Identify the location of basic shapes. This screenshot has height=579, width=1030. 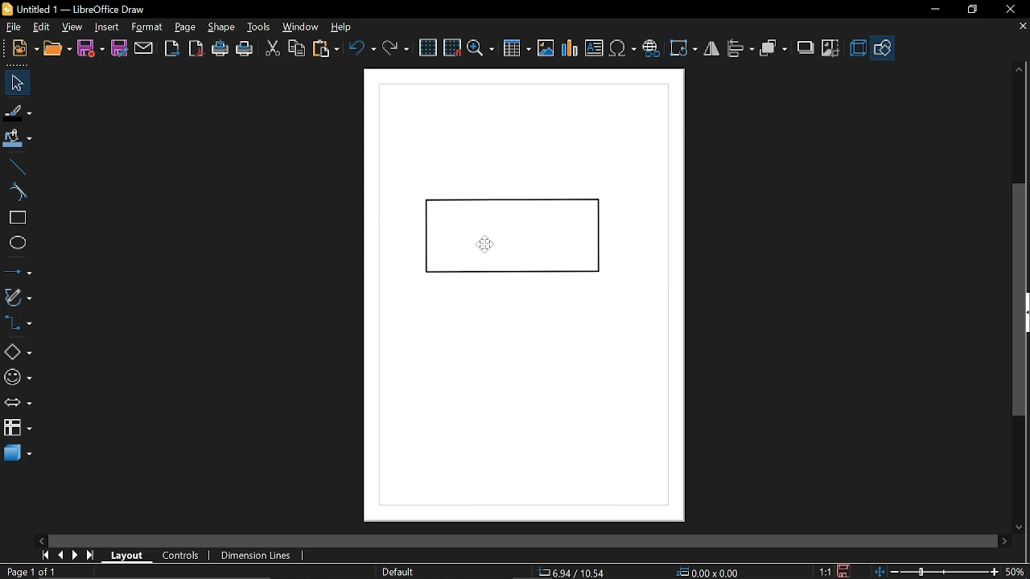
(16, 354).